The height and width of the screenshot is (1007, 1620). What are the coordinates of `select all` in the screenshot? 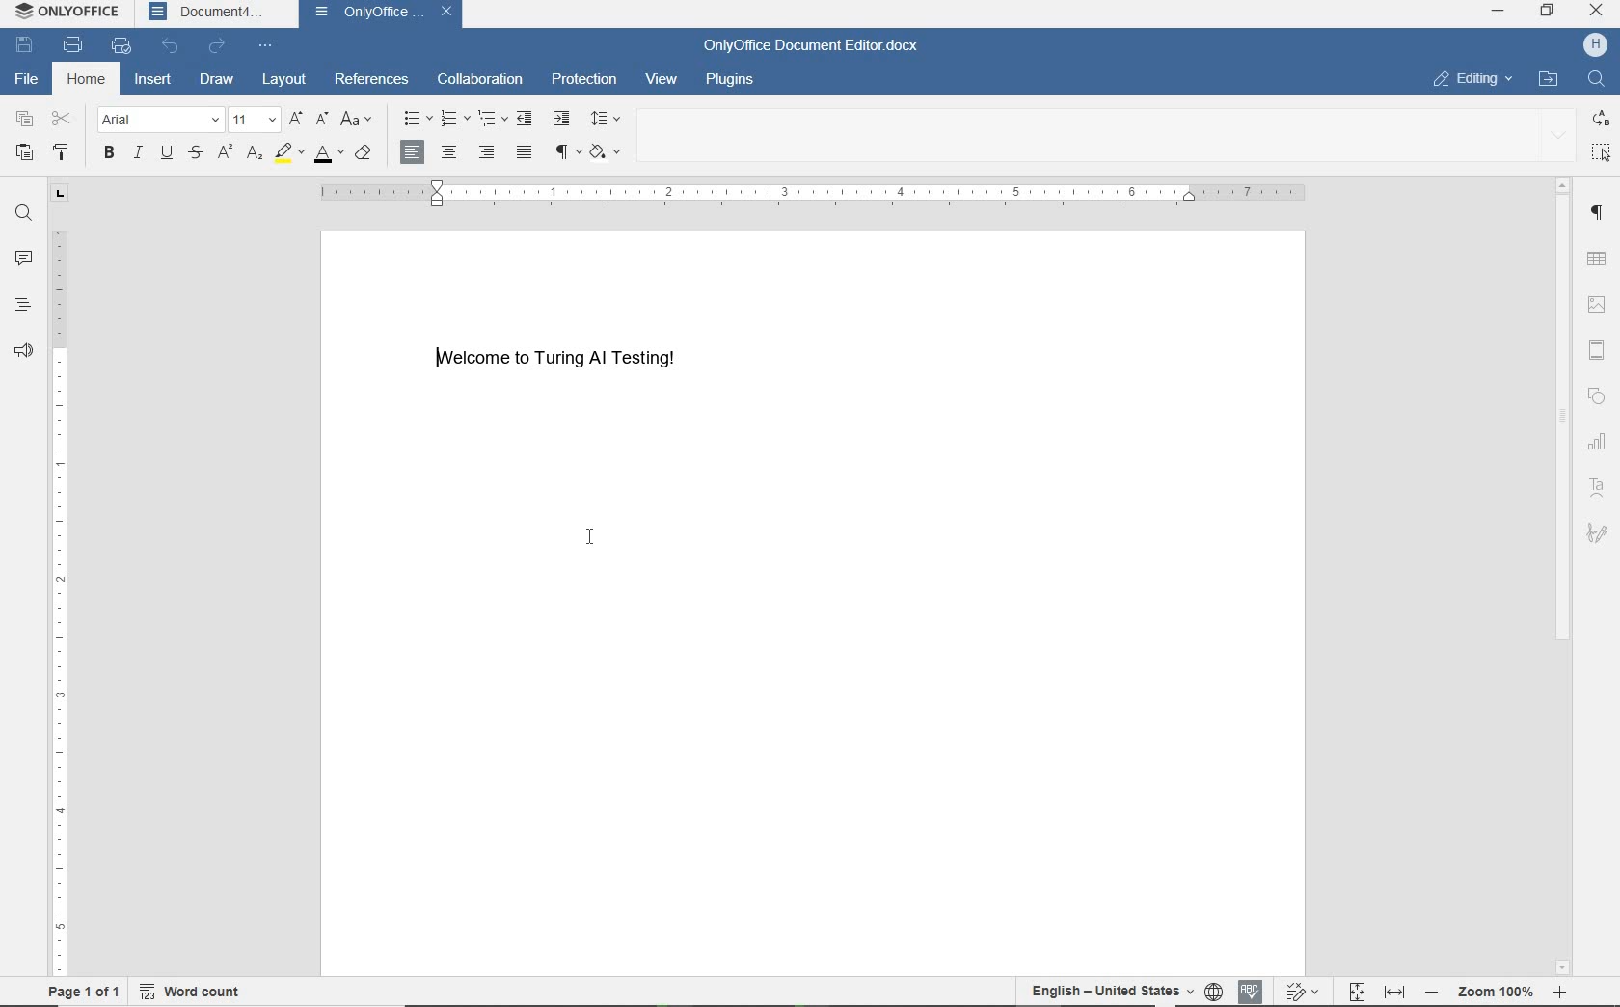 It's located at (1603, 158).